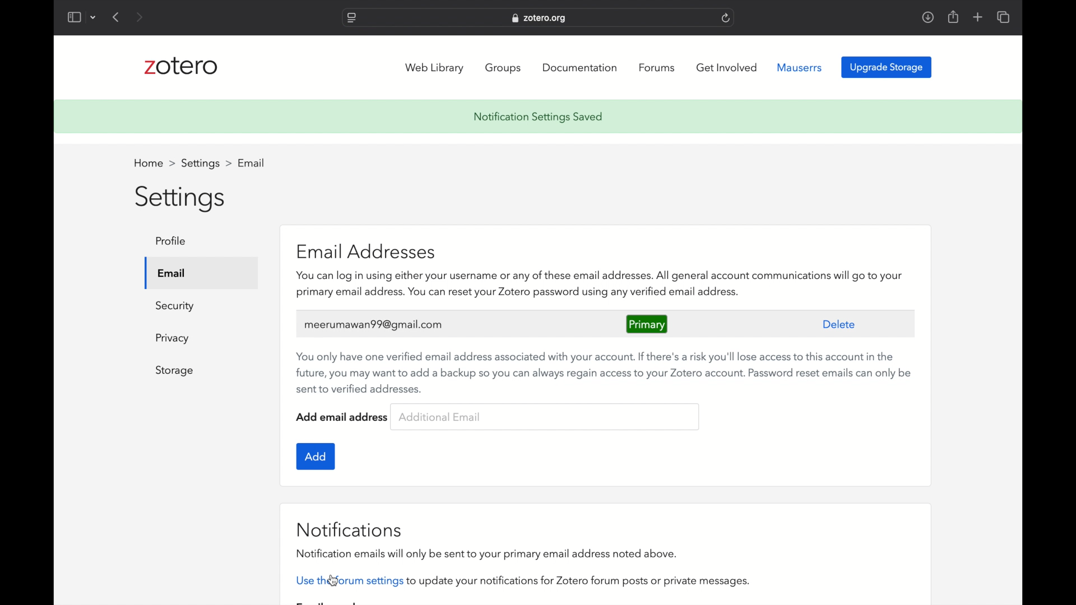 This screenshot has height=605, width=1076. Describe the element at coordinates (1003, 17) in the screenshot. I see `show tab overview` at that location.